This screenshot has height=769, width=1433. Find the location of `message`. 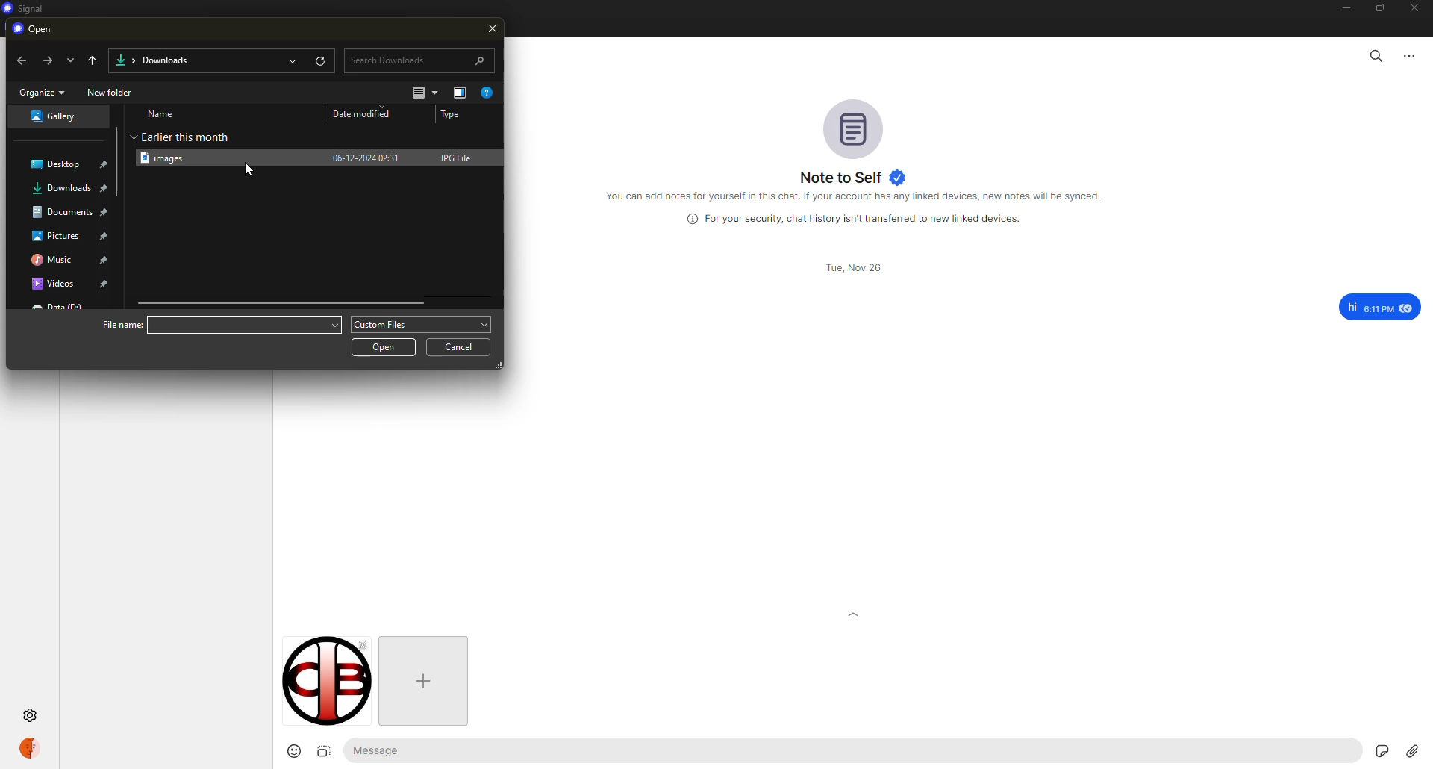

message is located at coordinates (1379, 307).